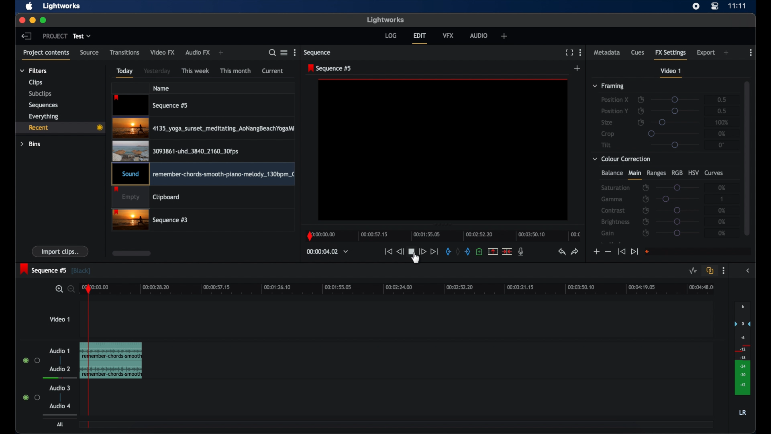 This screenshot has width=771, height=434. Describe the element at coordinates (569, 53) in the screenshot. I see `full screen` at that location.